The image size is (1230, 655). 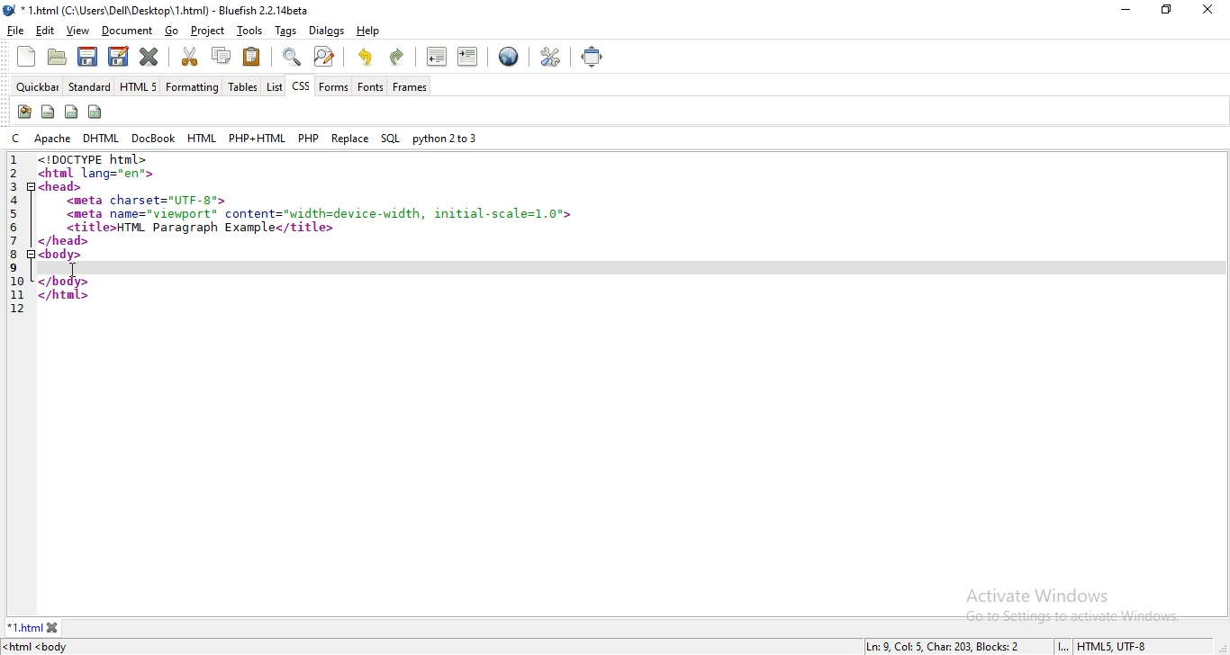 What do you see at coordinates (301, 85) in the screenshot?
I see `css` at bounding box center [301, 85].